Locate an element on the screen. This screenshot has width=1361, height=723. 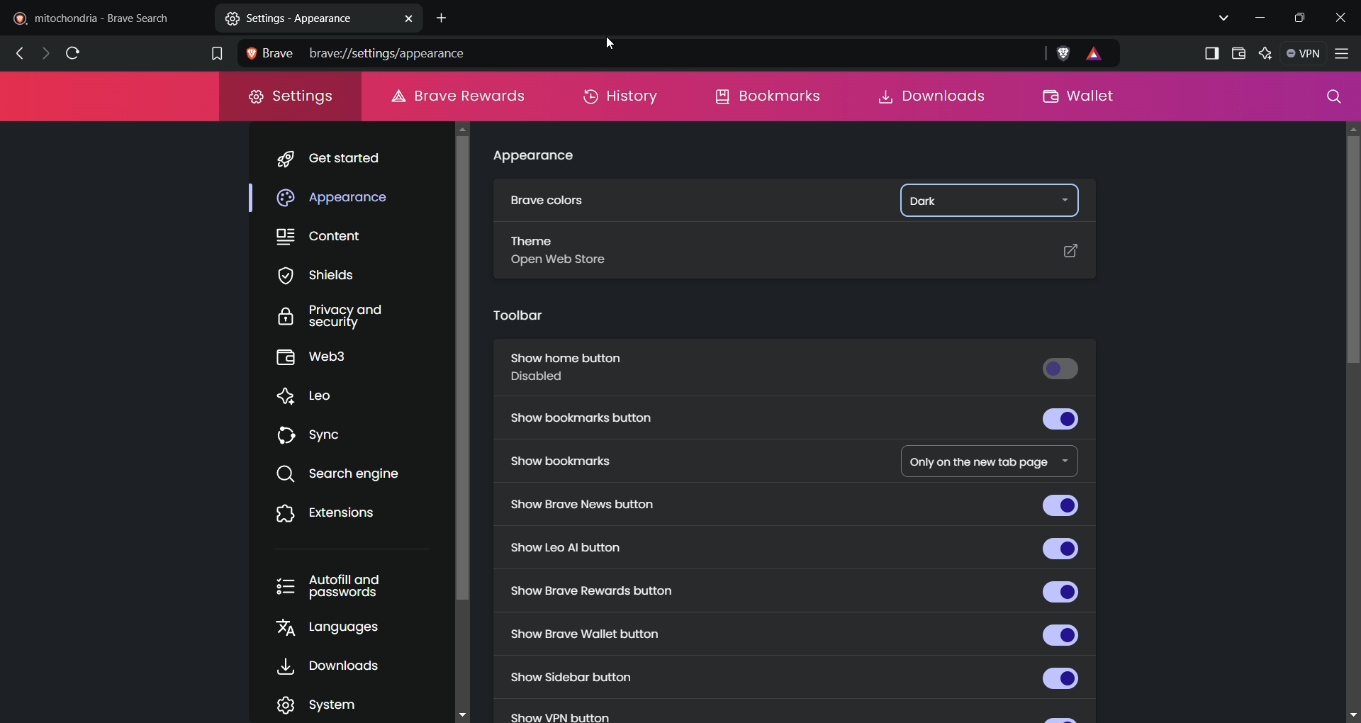
minimize is located at coordinates (1258, 20).